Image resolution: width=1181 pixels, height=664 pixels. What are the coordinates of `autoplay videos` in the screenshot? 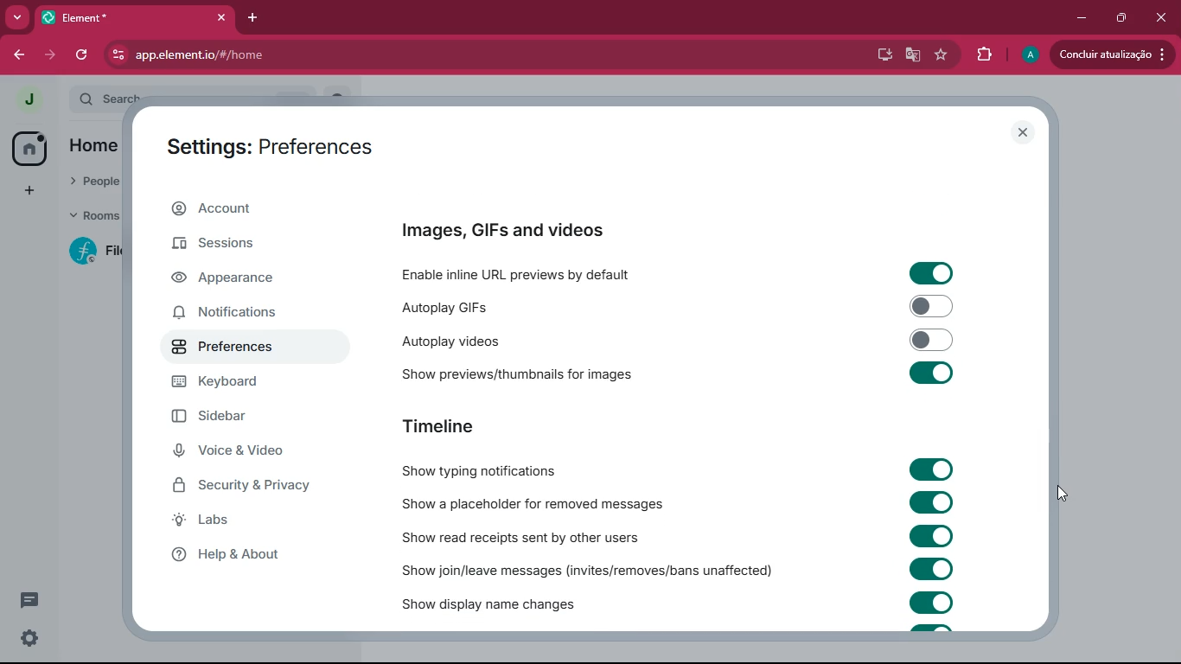 It's located at (544, 339).